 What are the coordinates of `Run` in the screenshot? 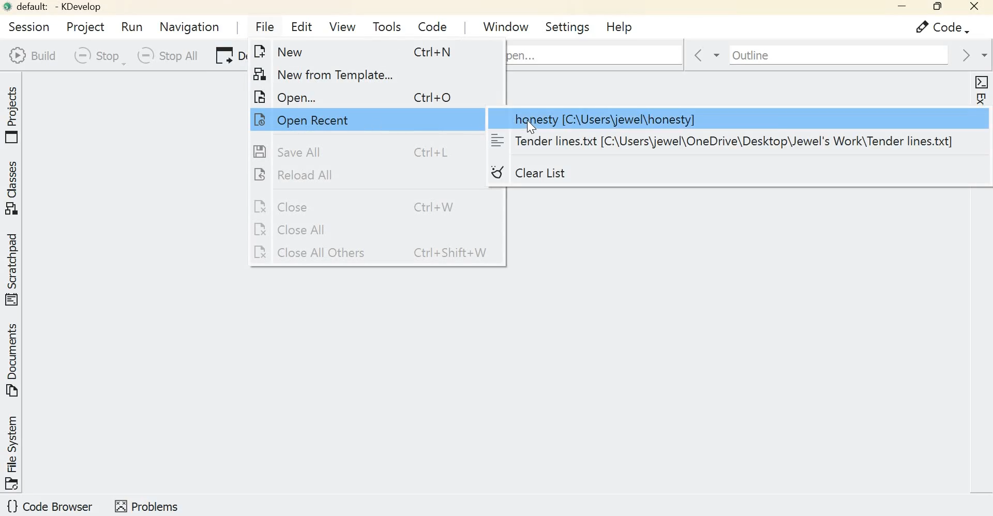 It's located at (134, 27).